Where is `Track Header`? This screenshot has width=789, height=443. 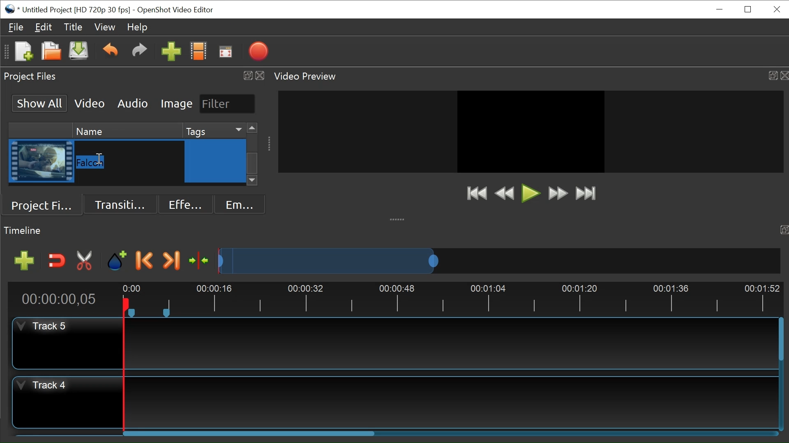 Track Header is located at coordinates (45, 327).